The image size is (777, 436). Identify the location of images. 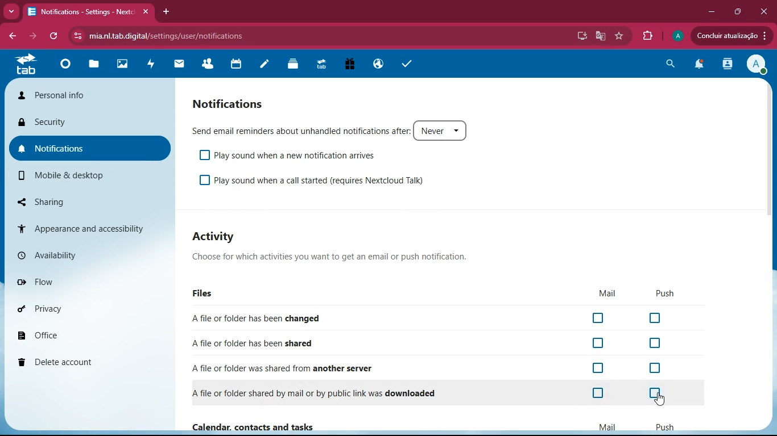
(122, 66).